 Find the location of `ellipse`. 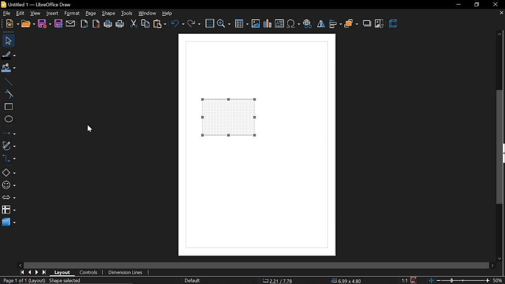

ellipse is located at coordinates (8, 119).